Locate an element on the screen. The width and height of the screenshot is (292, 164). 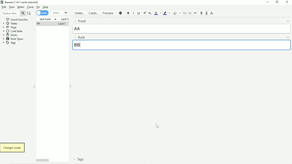
Ordered list is located at coordinates (190, 13).